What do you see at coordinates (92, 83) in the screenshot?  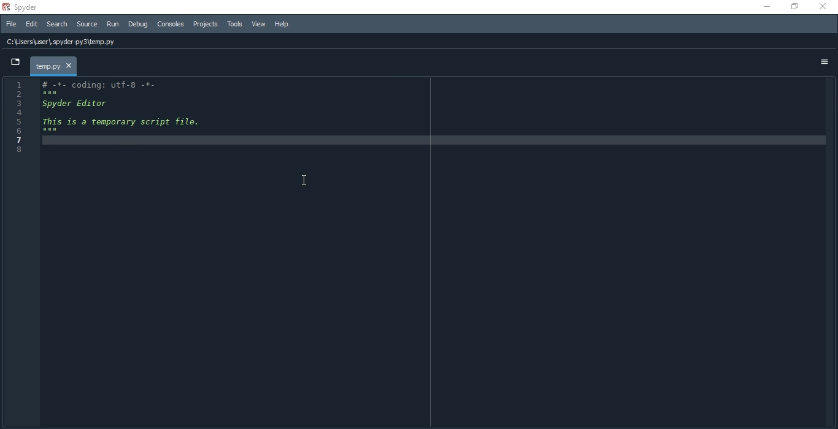 I see `1  # -*- coding: utf-8 -*-` at bounding box center [92, 83].